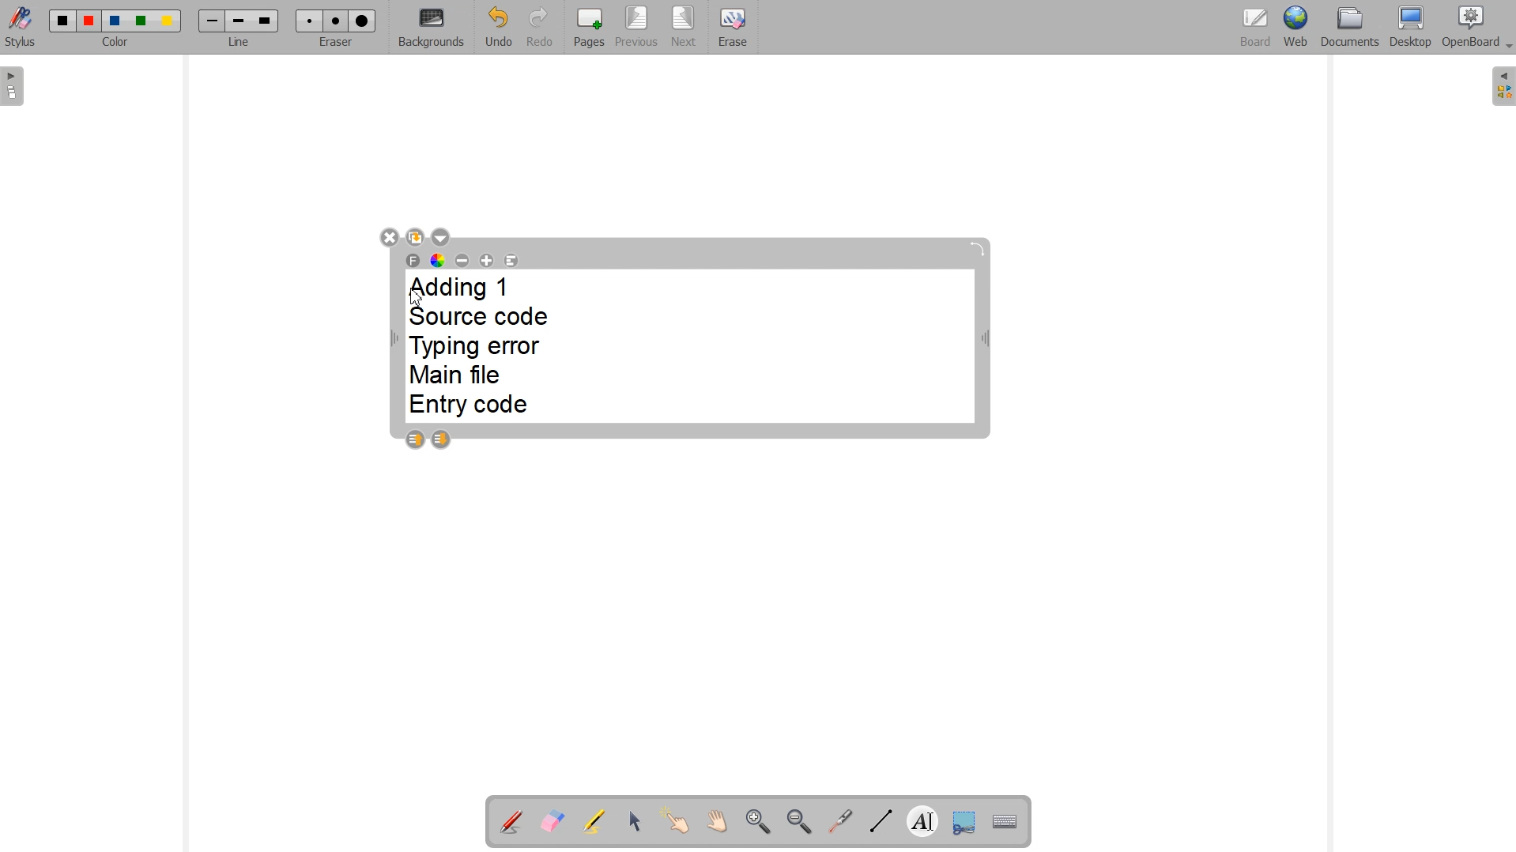 This screenshot has width=1516, height=852. Describe the element at coordinates (487, 260) in the screenshot. I see `Increase font size ` at that location.